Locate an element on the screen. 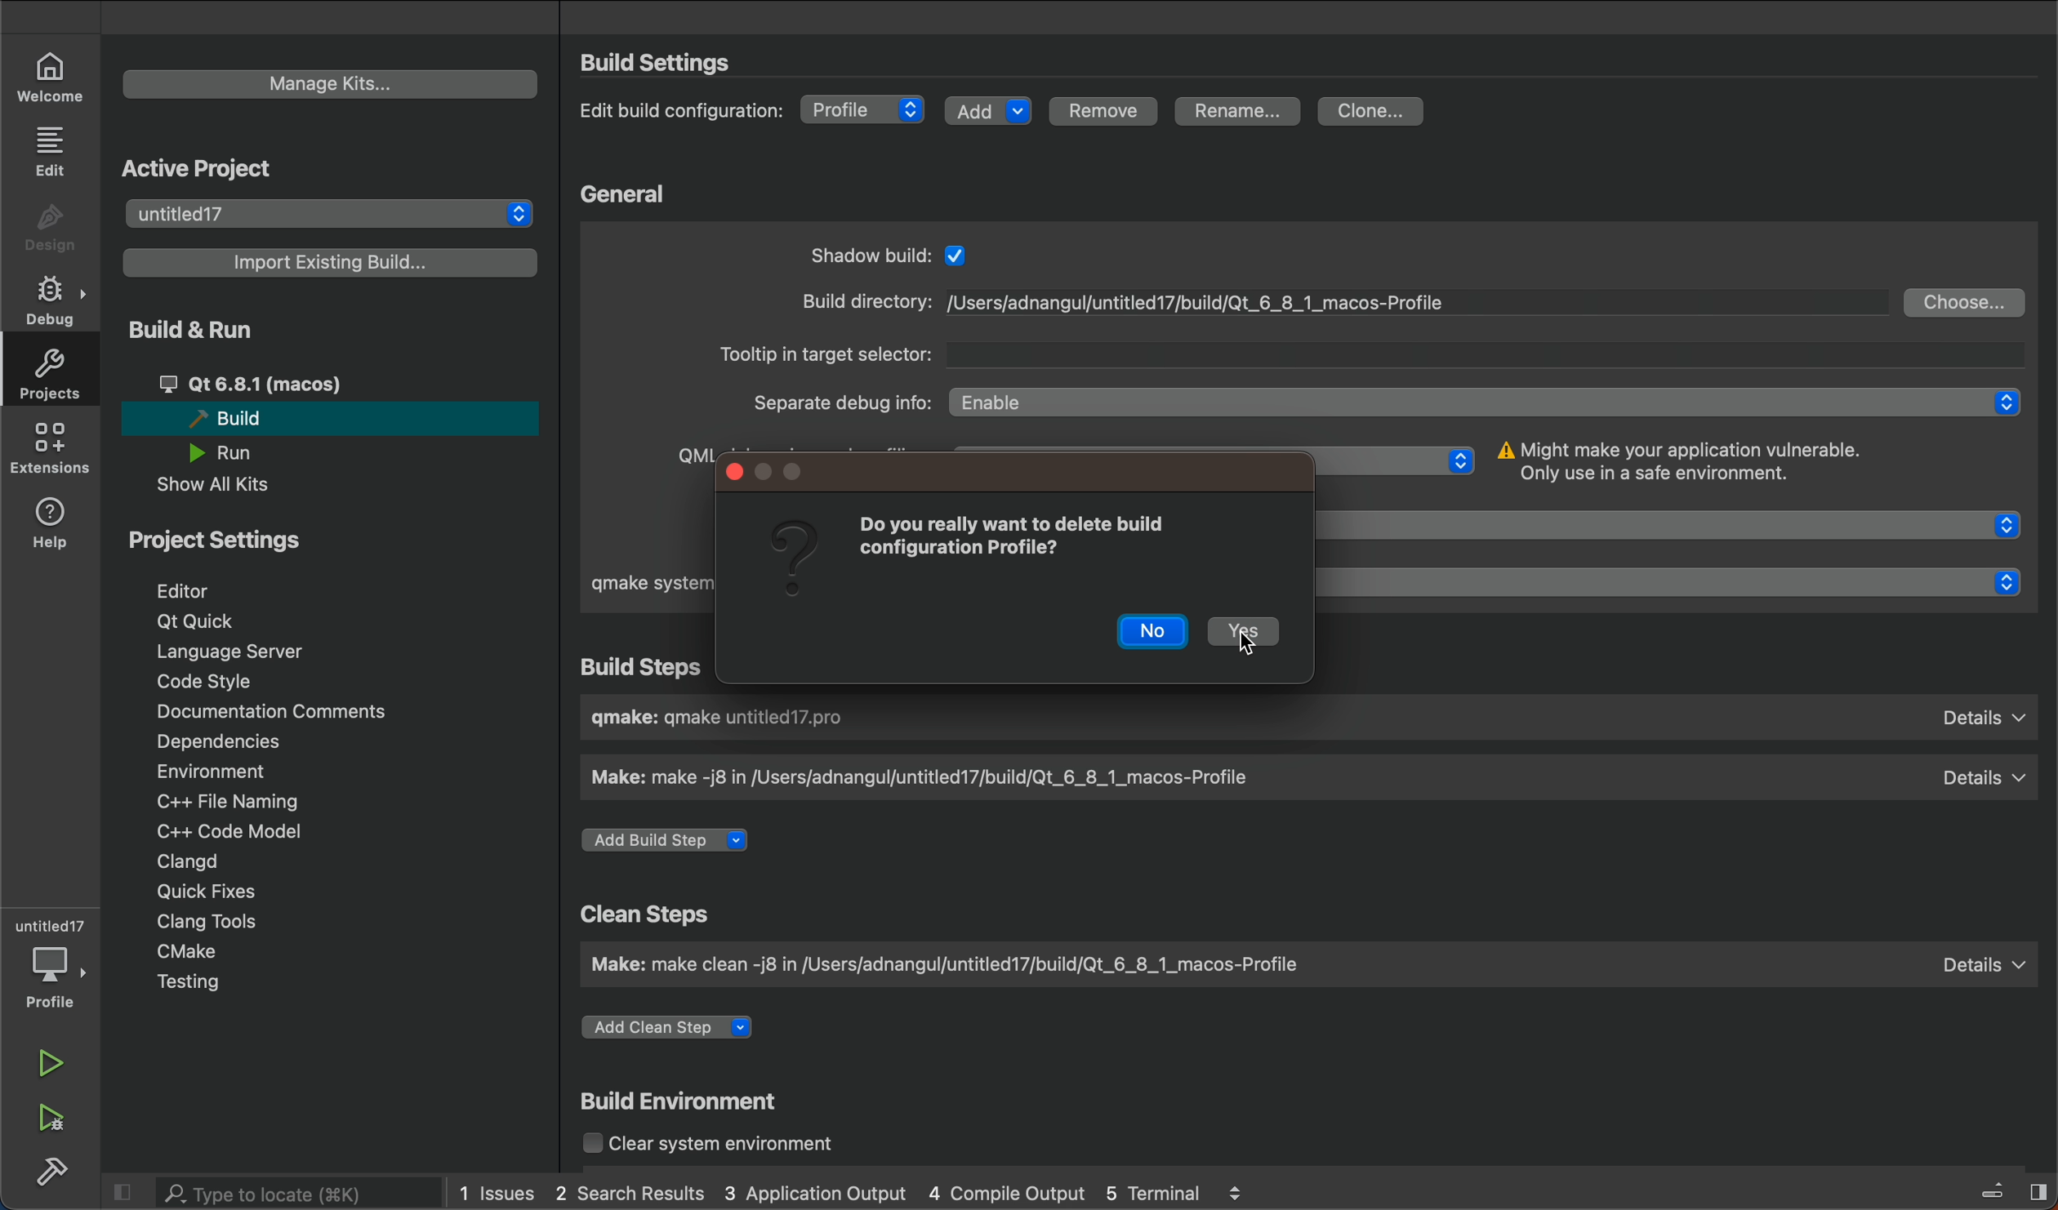 The height and width of the screenshot is (1210, 2058). language server is located at coordinates (239, 652).